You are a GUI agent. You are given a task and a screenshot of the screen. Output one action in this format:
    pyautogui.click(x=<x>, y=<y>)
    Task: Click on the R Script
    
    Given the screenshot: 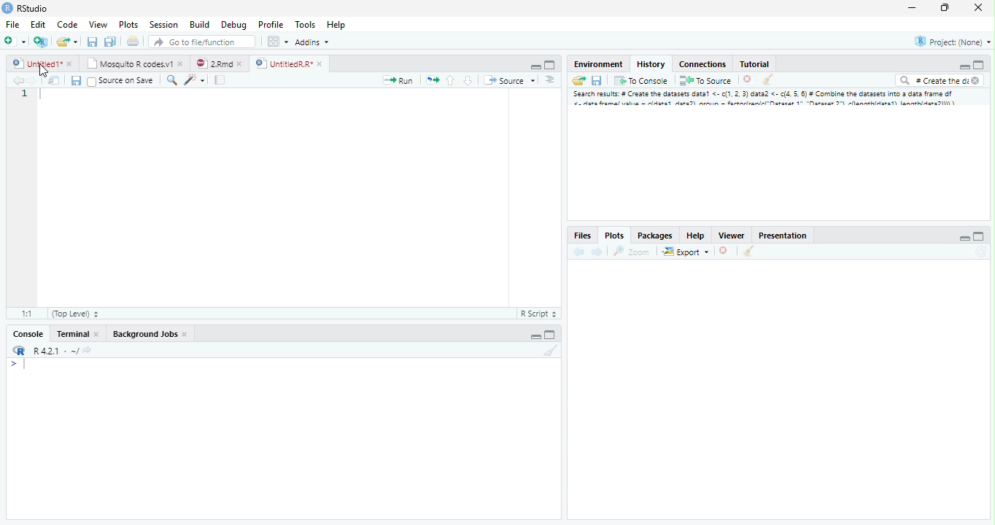 What is the action you would take?
    pyautogui.click(x=538, y=314)
    